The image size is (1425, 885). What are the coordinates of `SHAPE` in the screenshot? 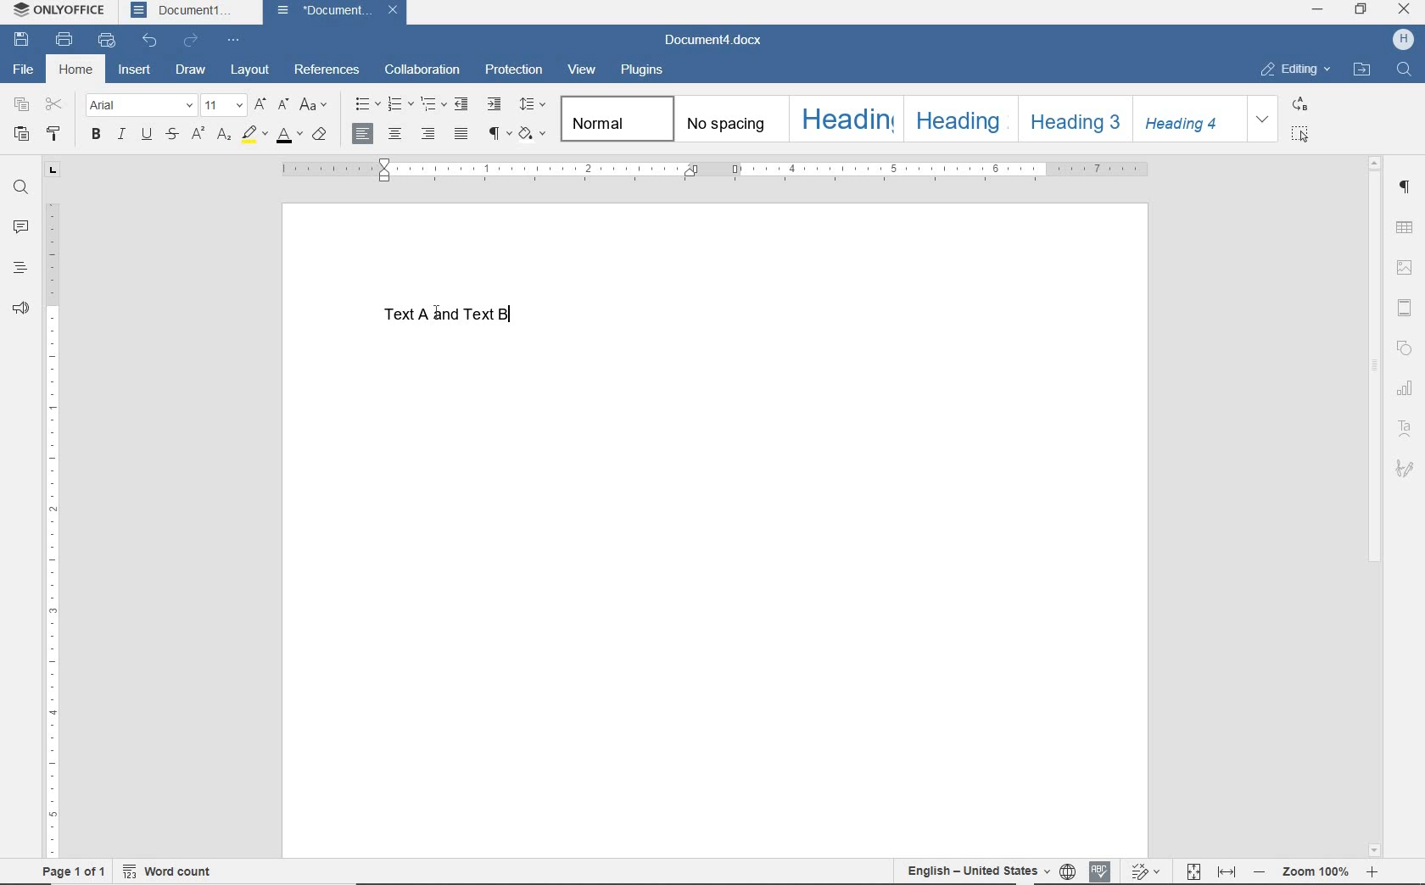 It's located at (1405, 348).